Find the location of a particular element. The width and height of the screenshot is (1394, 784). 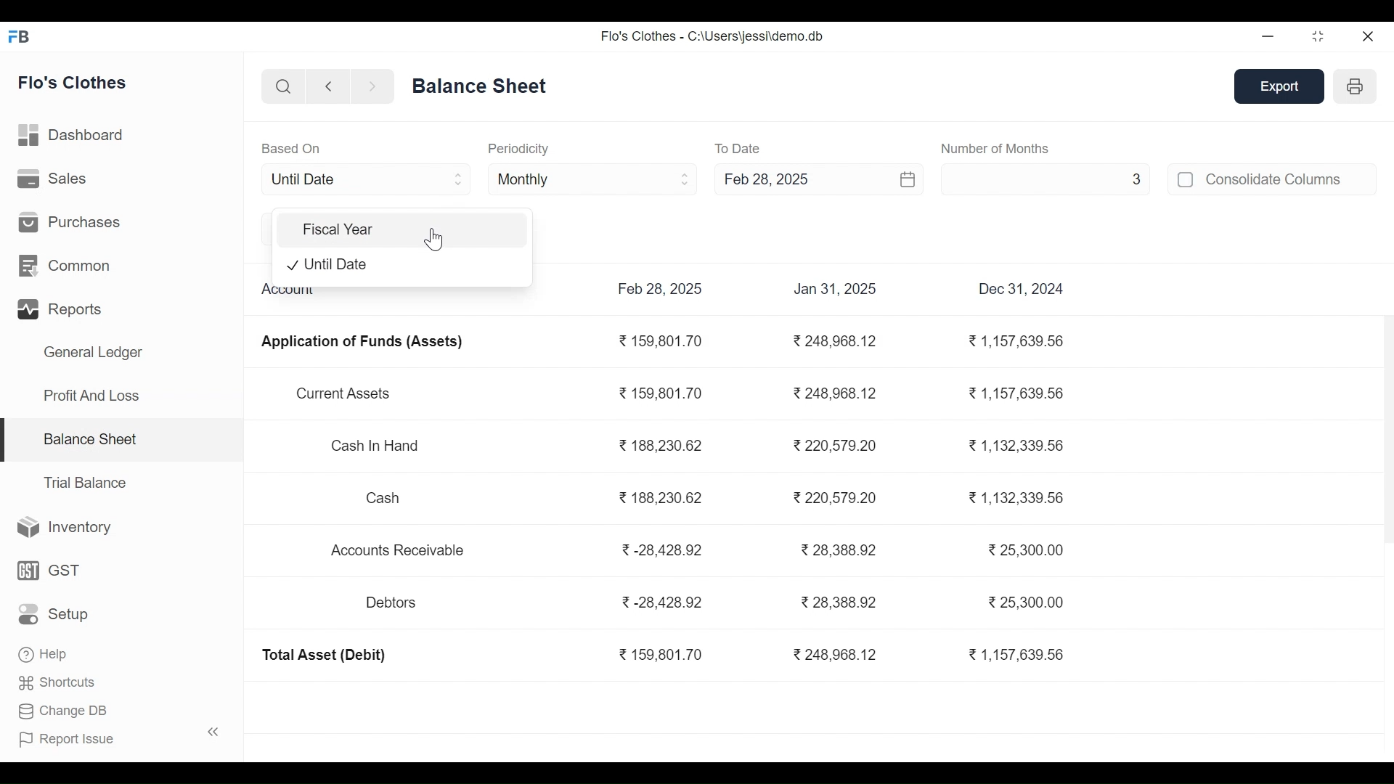

Shortcuts is located at coordinates (59, 680).